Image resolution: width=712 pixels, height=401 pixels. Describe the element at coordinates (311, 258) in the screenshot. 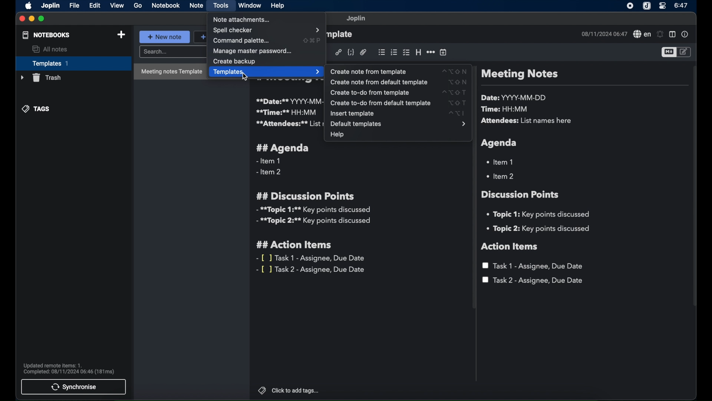

I see `- [ ] task 1- assignee, due date` at that location.